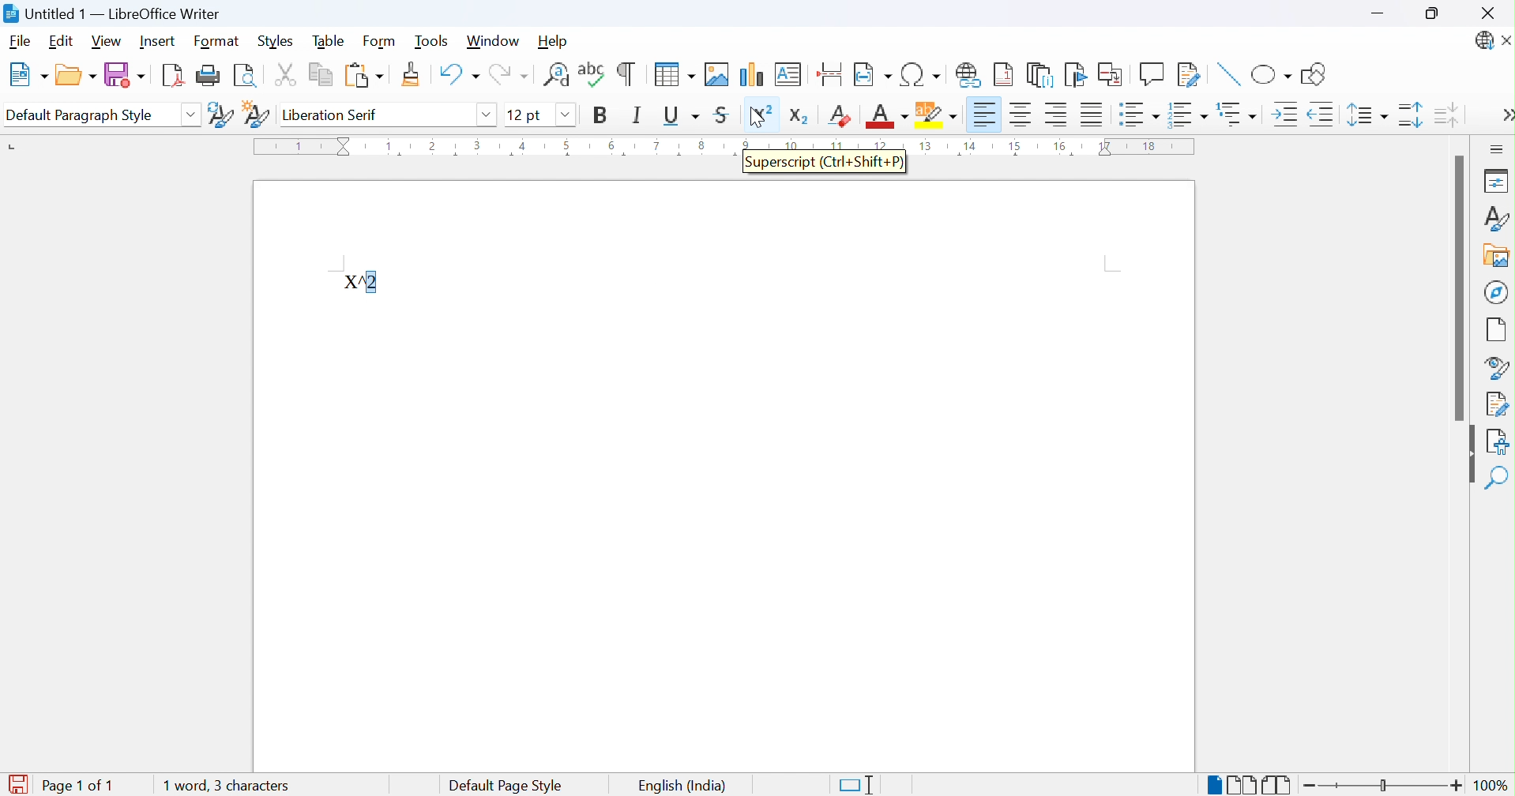 The image size is (1515, 796). I want to click on New style from selection, so click(258, 114).